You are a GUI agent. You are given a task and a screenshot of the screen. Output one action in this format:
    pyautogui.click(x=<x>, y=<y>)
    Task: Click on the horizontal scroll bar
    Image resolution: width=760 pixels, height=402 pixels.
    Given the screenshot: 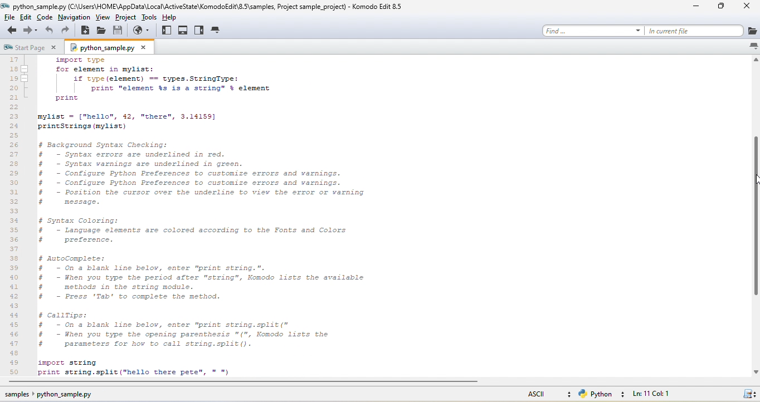 What is the action you would take?
    pyautogui.click(x=244, y=383)
    